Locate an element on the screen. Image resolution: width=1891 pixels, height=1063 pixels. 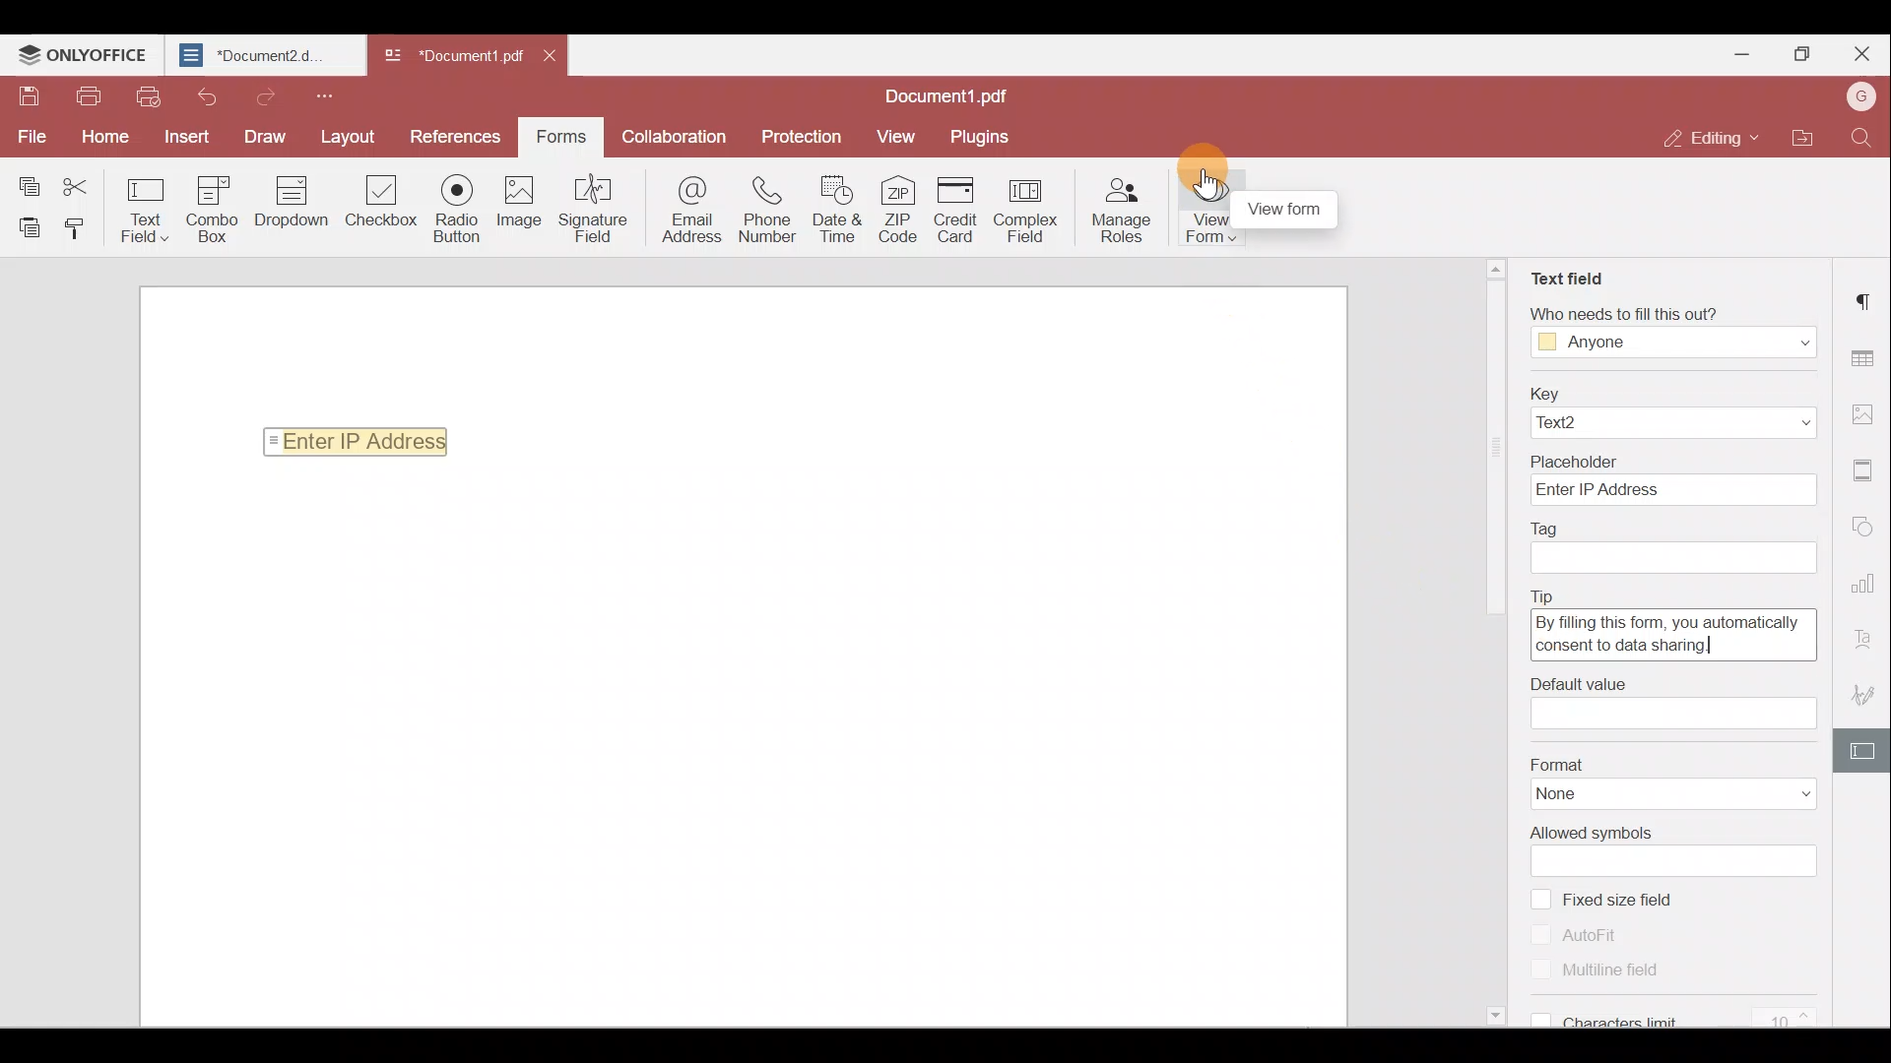
Chart settings is located at coordinates (1866, 582).